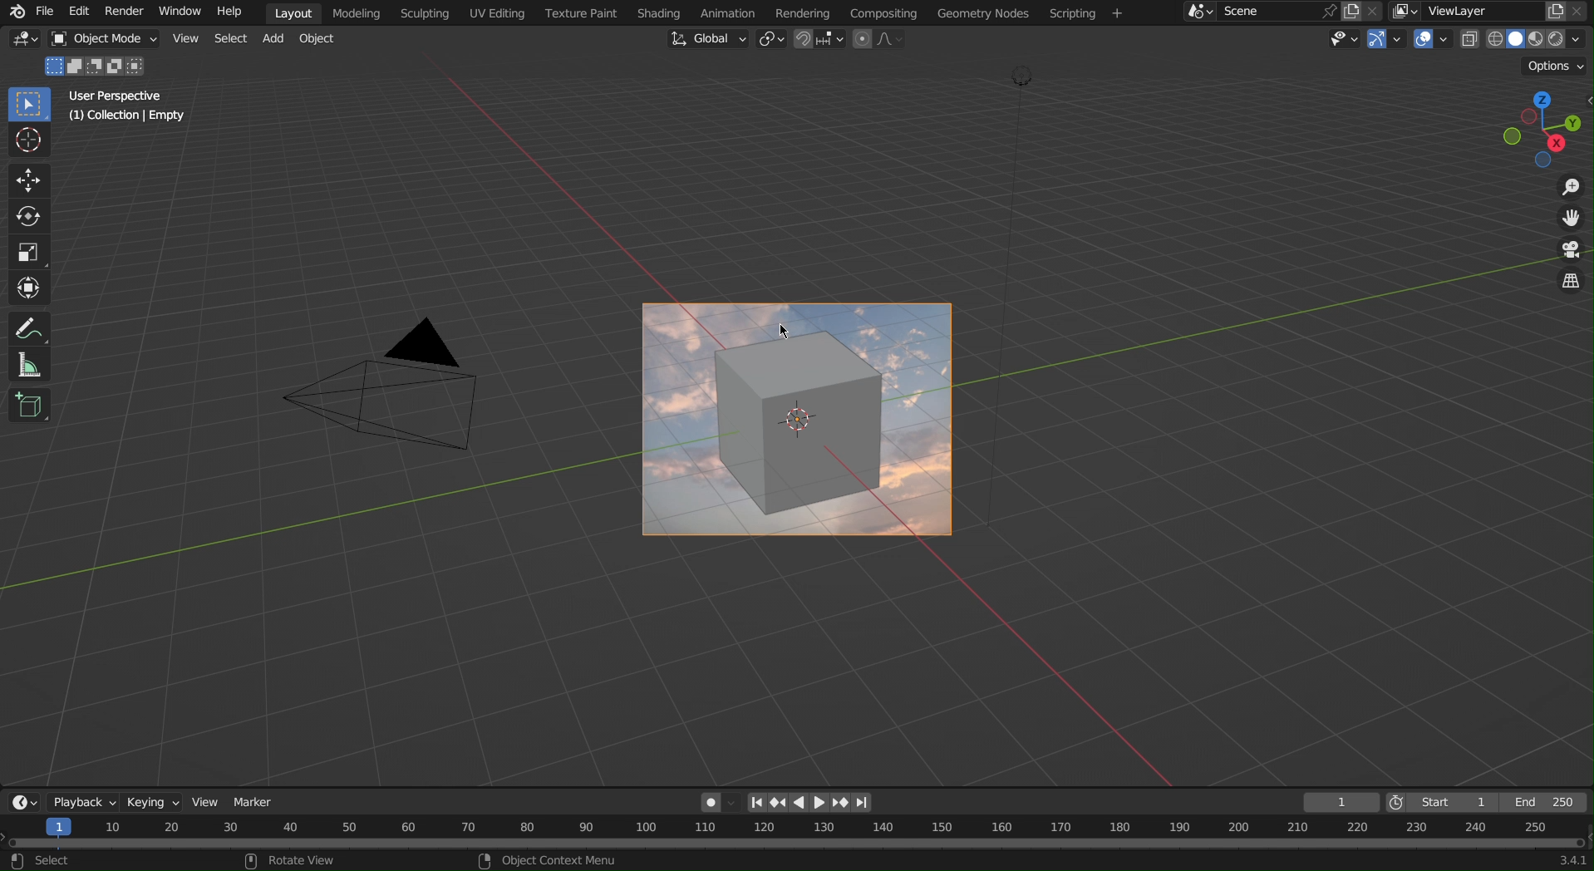 The width and height of the screenshot is (1594, 871). Describe the element at coordinates (232, 40) in the screenshot. I see `Select` at that location.